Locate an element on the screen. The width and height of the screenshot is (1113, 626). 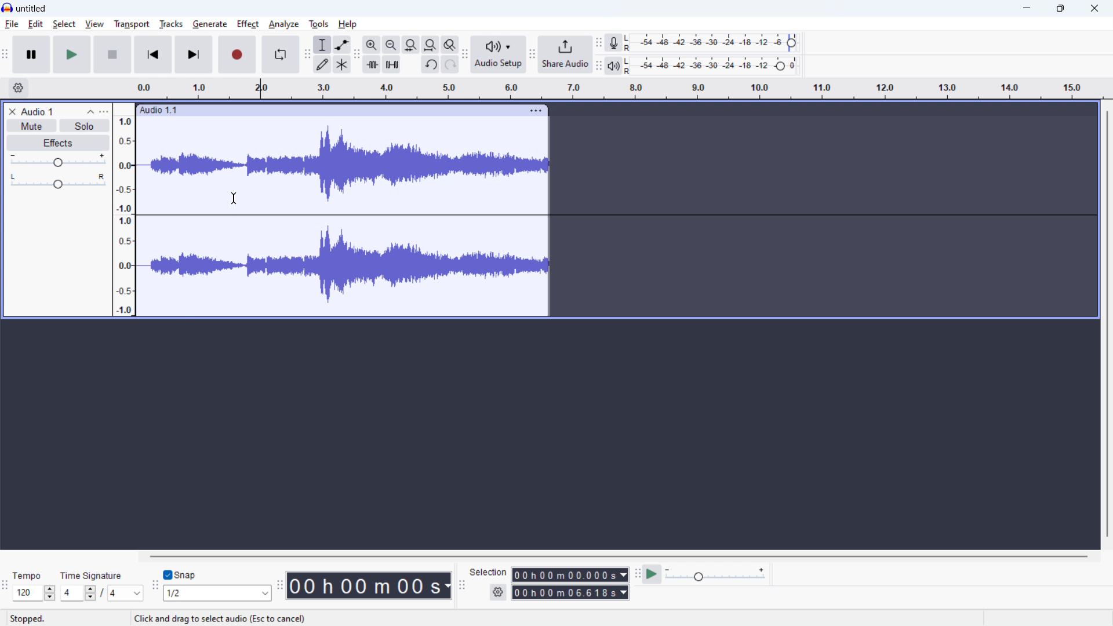
playback meter is located at coordinates (612, 65).